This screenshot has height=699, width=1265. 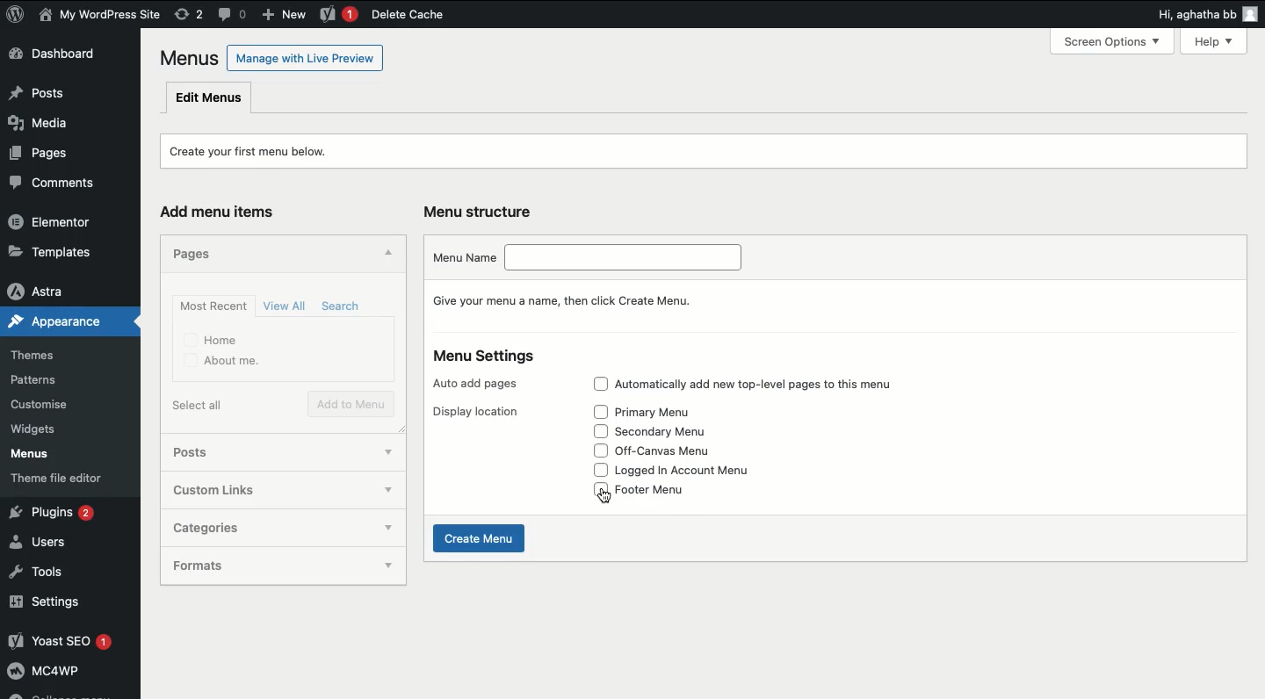 I want to click on Menu structure, so click(x=481, y=210).